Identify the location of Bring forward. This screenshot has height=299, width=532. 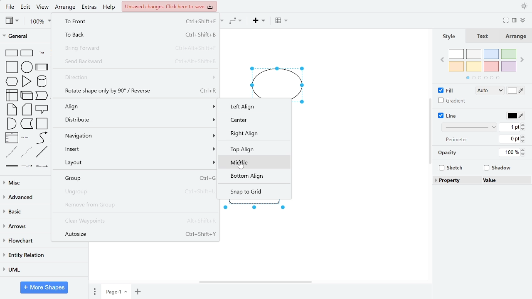
(138, 49).